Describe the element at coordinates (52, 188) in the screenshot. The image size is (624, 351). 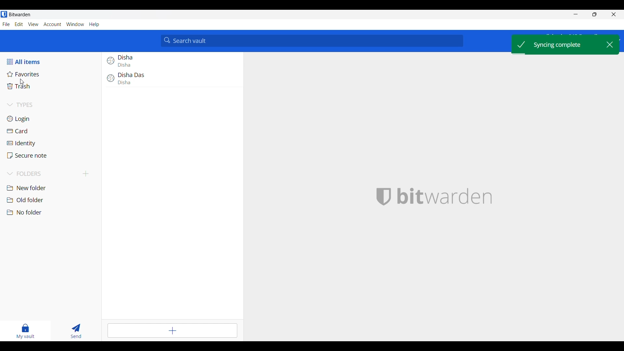
I see `New folder` at that location.